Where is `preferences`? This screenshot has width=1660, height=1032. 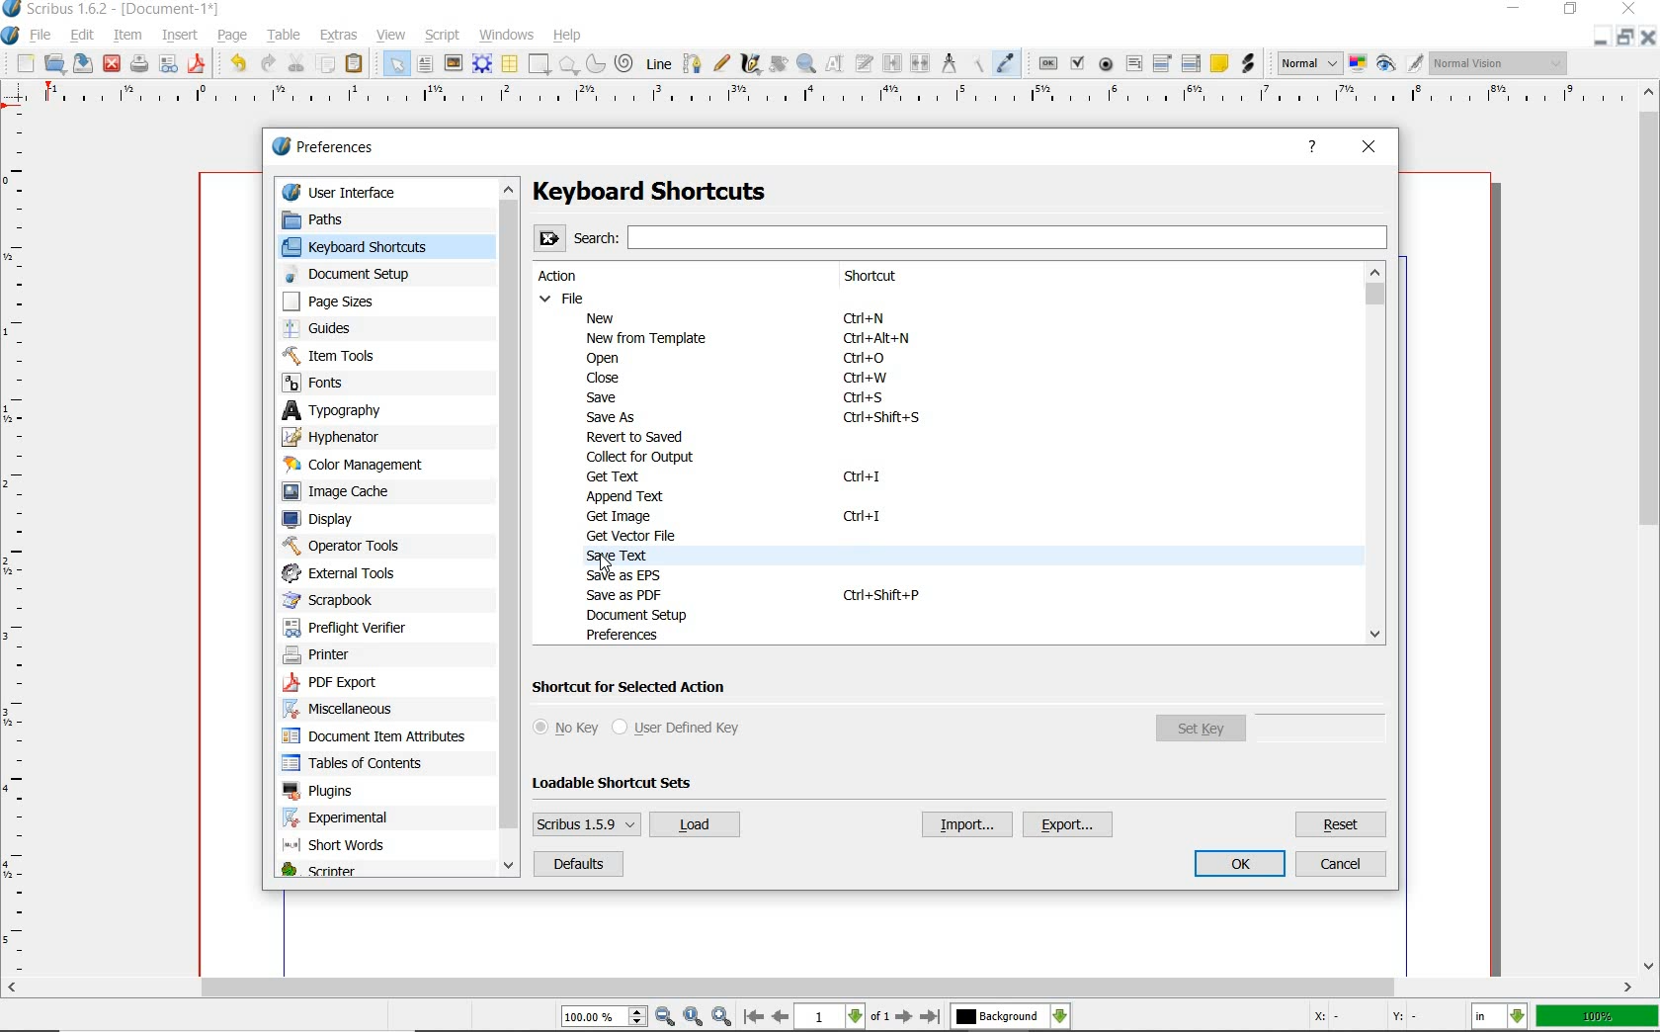
preferences is located at coordinates (628, 635).